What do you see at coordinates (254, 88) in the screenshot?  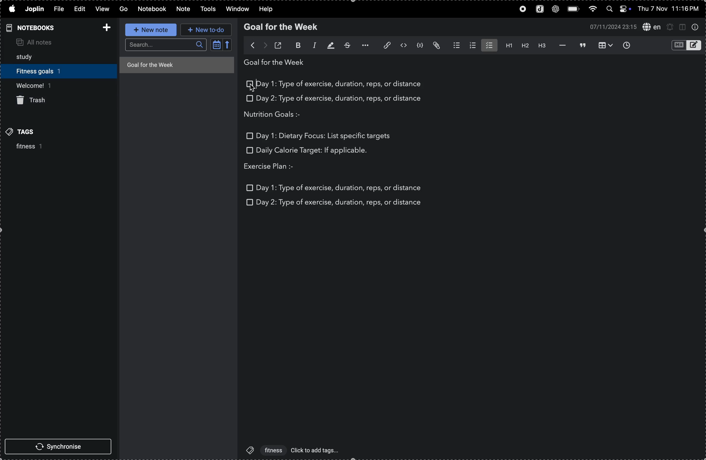 I see `cursor` at bounding box center [254, 88].